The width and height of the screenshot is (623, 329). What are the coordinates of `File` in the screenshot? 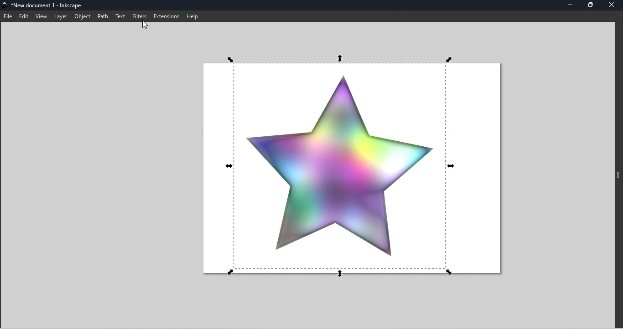 It's located at (8, 17).